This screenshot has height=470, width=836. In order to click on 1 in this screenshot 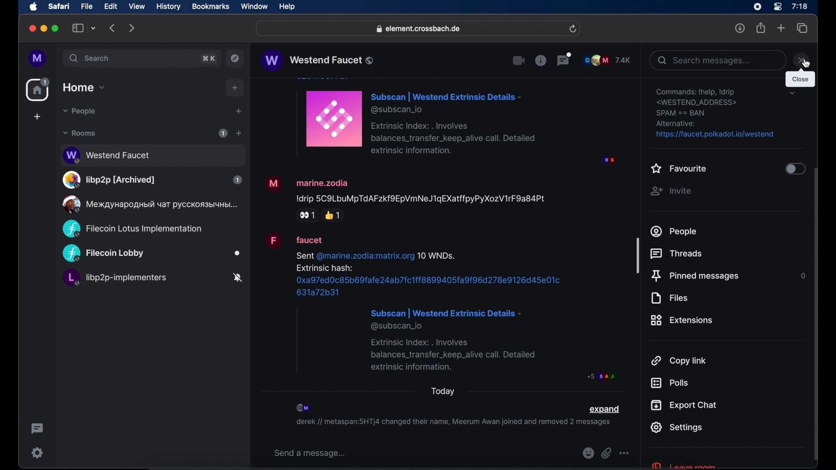, I will do `click(223, 133)`.